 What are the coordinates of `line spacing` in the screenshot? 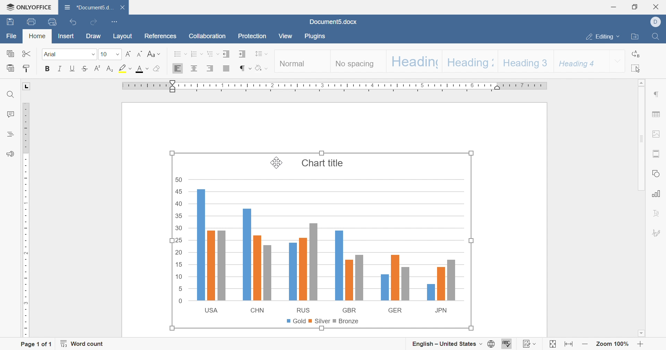 It's located at (262, 53).